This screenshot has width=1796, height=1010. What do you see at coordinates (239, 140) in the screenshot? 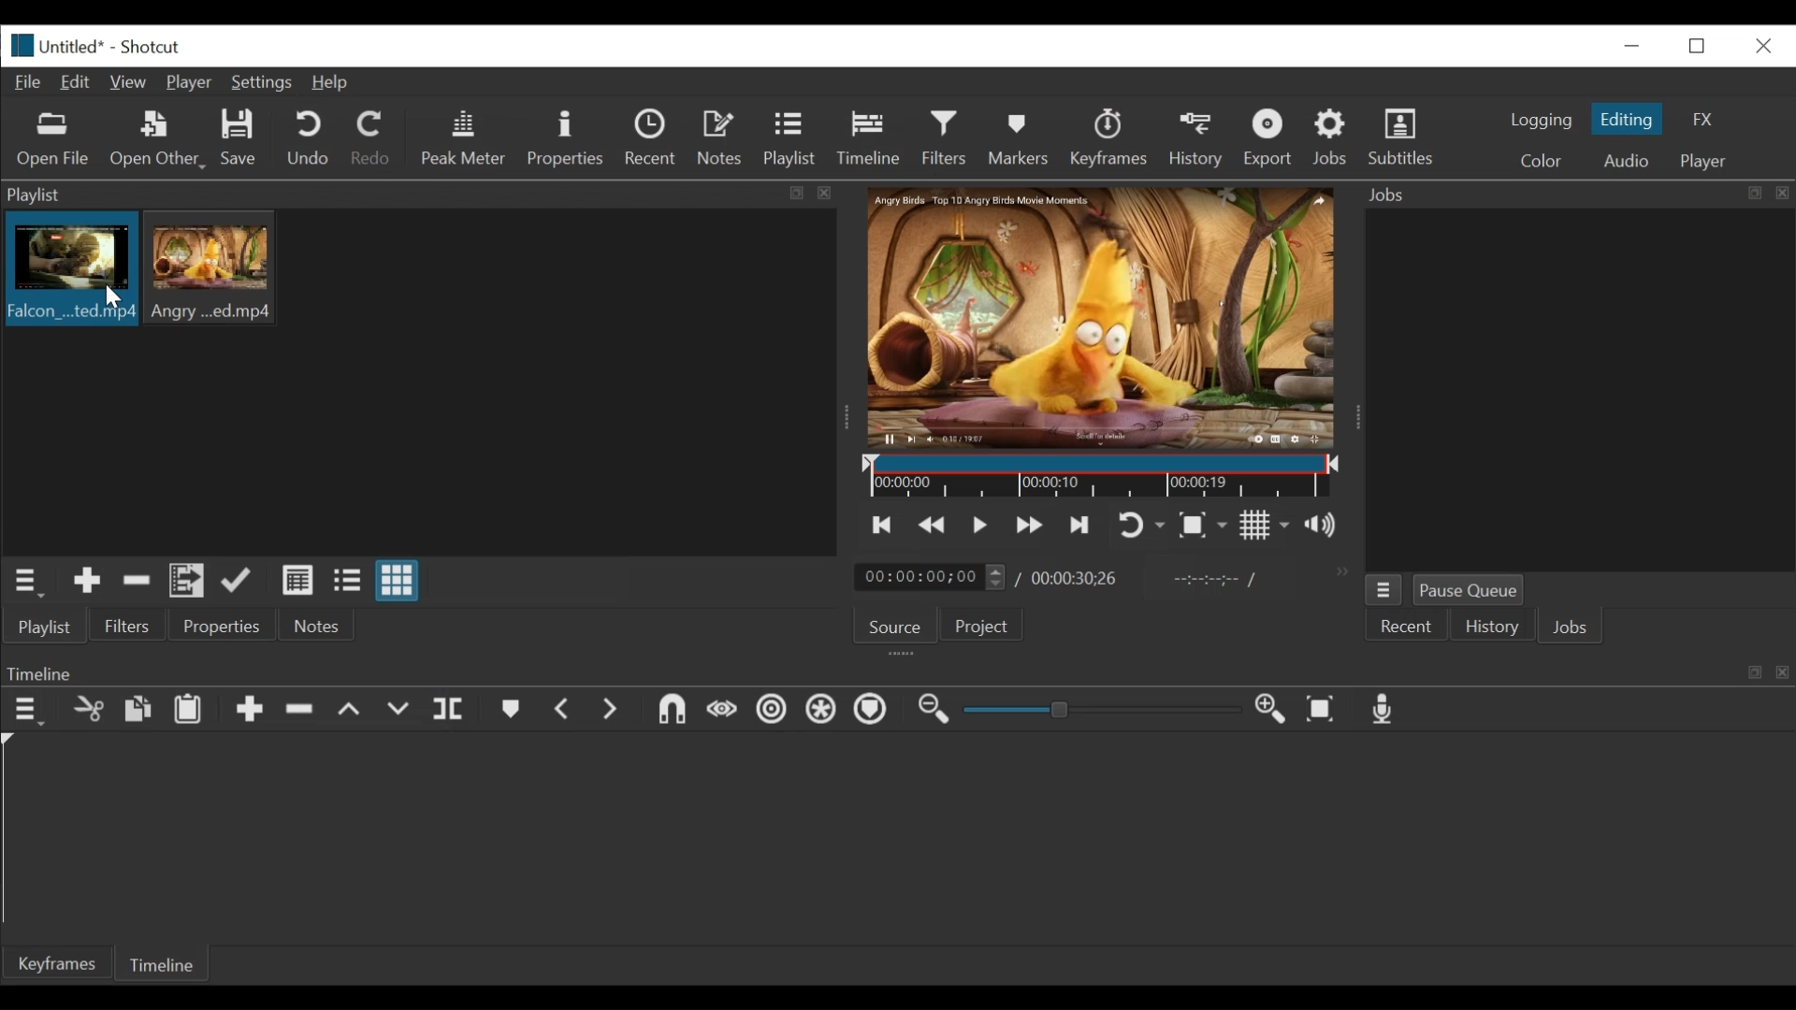
I see `Save` at bounding box center [239, 140].